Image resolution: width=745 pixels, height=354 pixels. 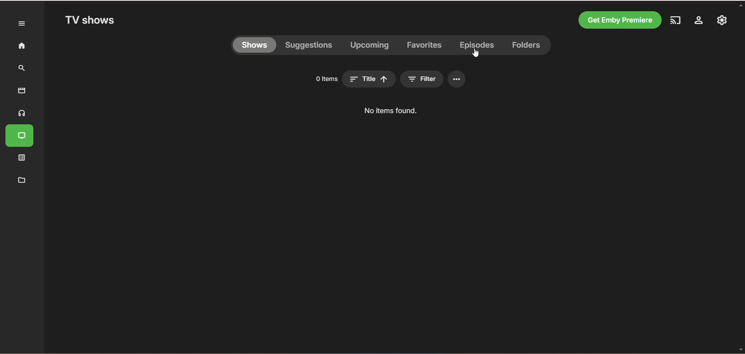 What do you see at coordinates (23, 114) in the screenshot?
I see `music` at bounding box center [23, 114].